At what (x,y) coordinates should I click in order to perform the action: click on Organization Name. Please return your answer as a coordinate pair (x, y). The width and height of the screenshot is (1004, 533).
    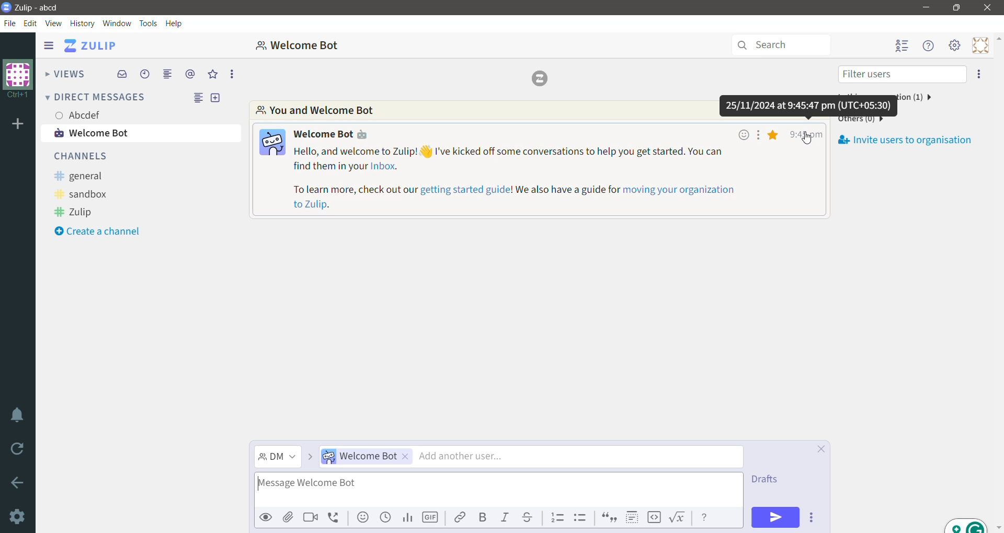
    Looking at the image, I should click on (17, 79).